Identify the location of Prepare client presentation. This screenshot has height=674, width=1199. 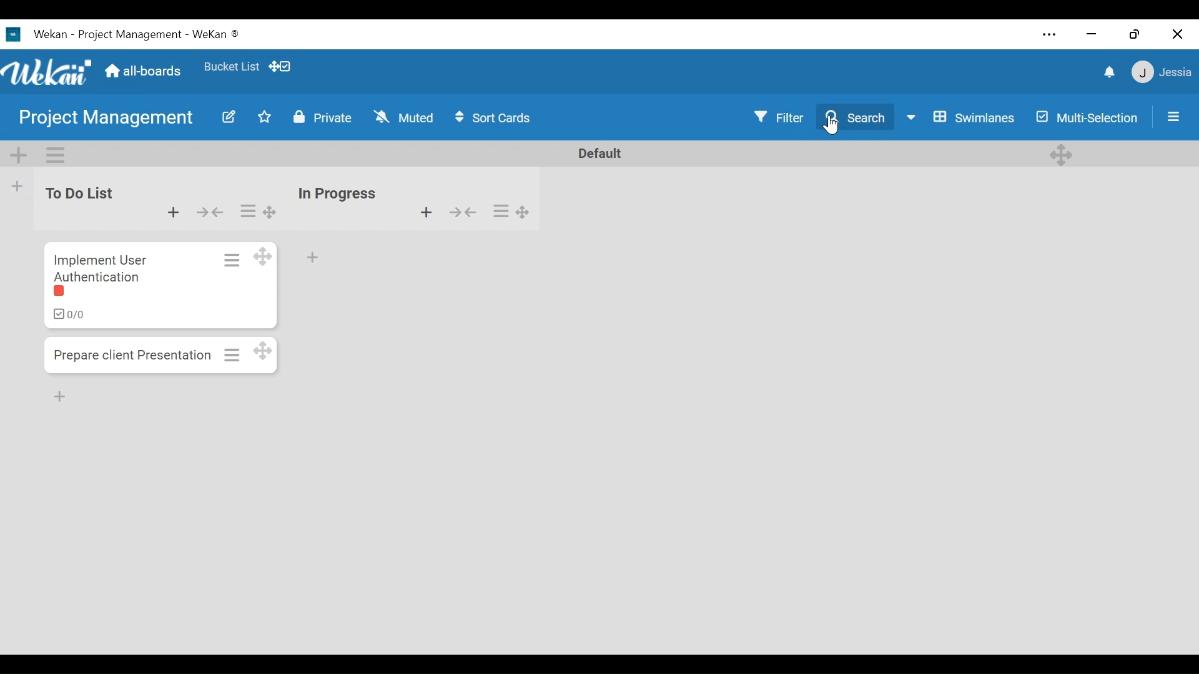
(133, 358).